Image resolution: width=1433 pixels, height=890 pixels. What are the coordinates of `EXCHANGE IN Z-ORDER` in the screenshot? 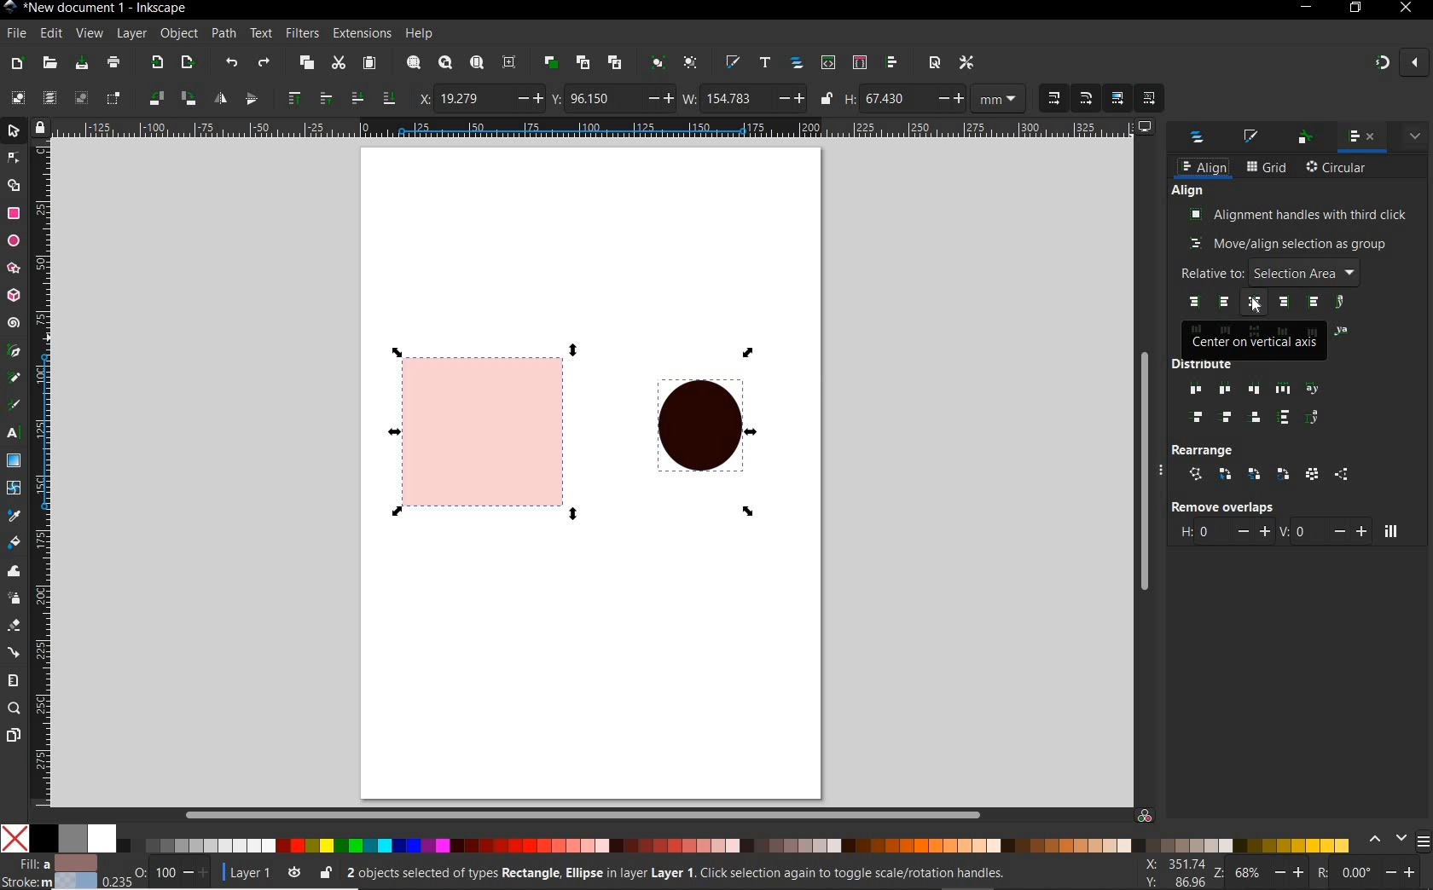 It's located at (1255, 474).